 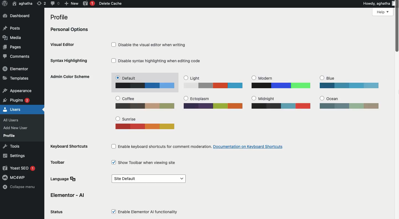 What do you see at coordinates (9, 135) in the screenshot?
I see `Profile` at bounding box center [9, 135].